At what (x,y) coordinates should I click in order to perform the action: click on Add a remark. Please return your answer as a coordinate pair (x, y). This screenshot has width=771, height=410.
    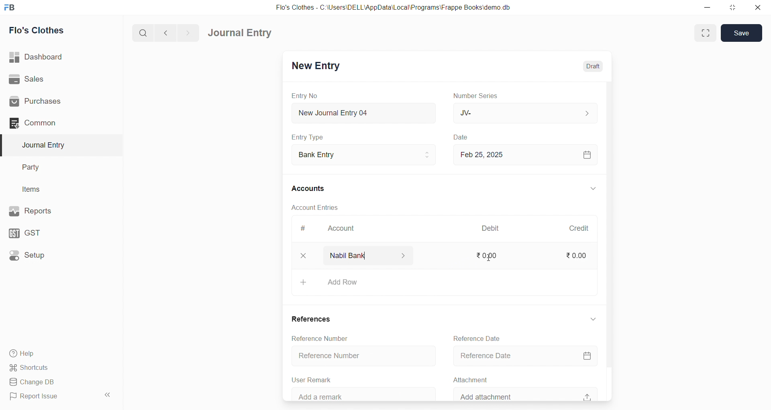
    Looking at the image, I should click on (356, 394).